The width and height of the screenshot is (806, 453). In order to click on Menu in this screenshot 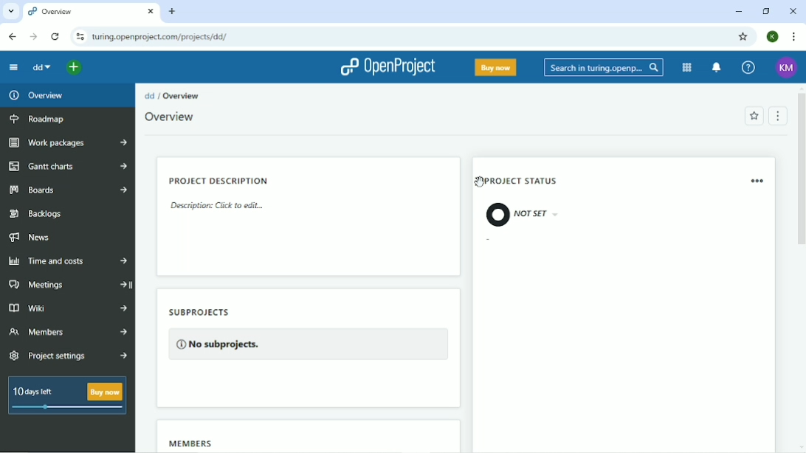, I will do `click(777, 115)`.